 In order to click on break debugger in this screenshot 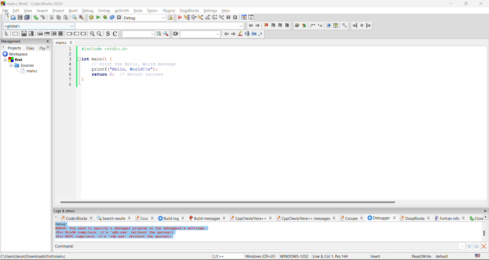, I will do `click(228, 18)`.